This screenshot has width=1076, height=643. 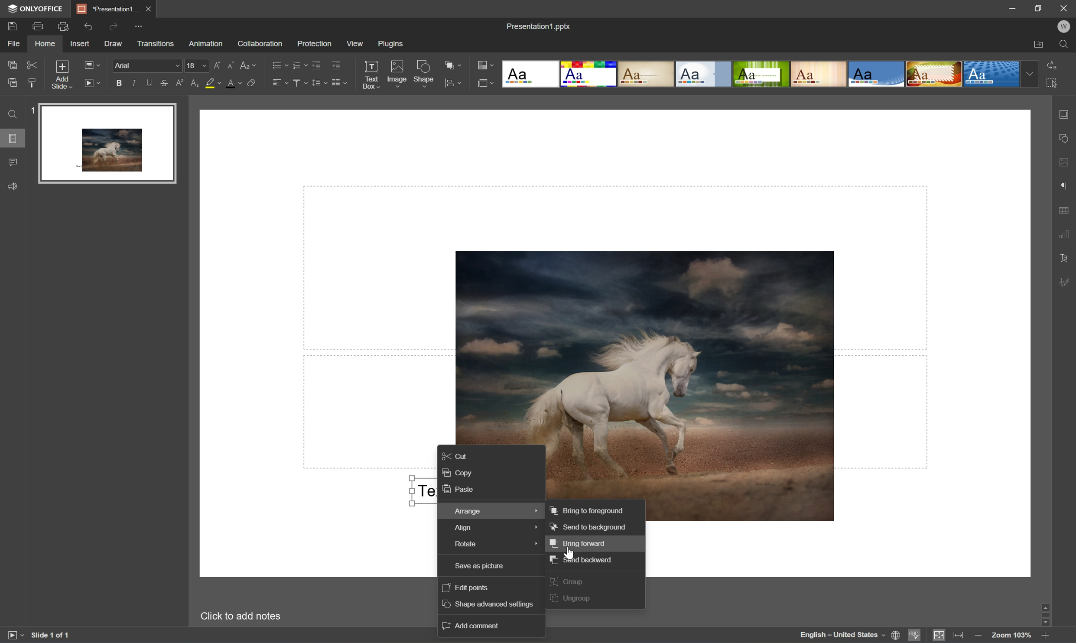 I want to click on Scroll Up, so click(x=1044, y=604).